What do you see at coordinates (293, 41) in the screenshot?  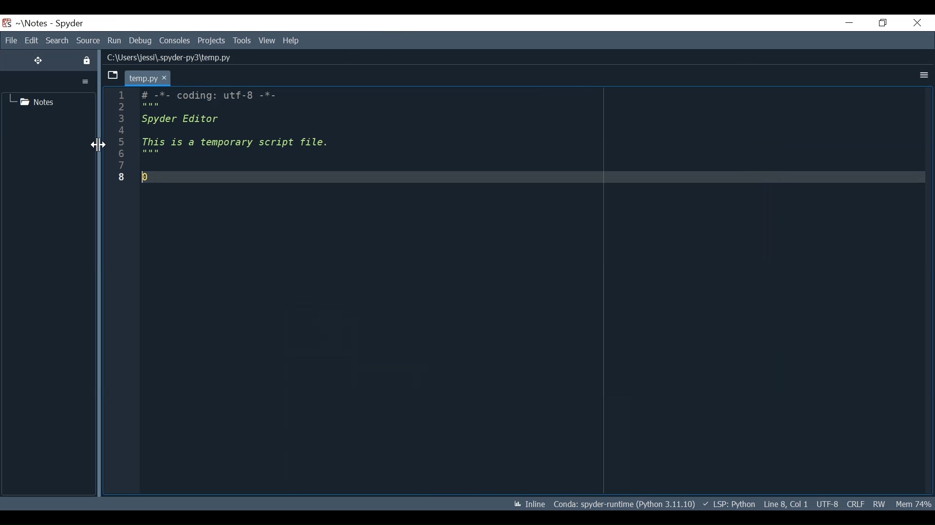 I see `Help` at bounding box center [293, 41].